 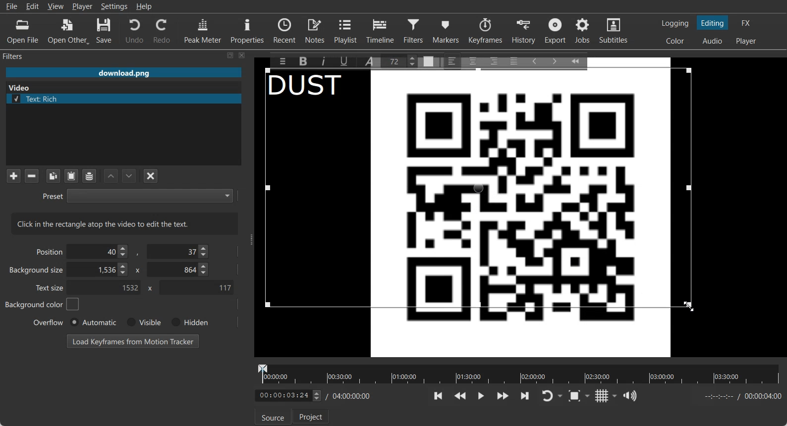 I want to click on History, so click(x=525, y=31).